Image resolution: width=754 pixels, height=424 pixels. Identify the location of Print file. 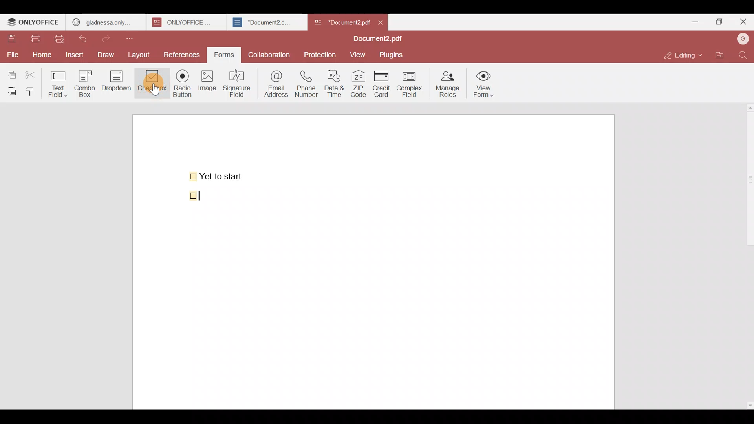
(37, 39).